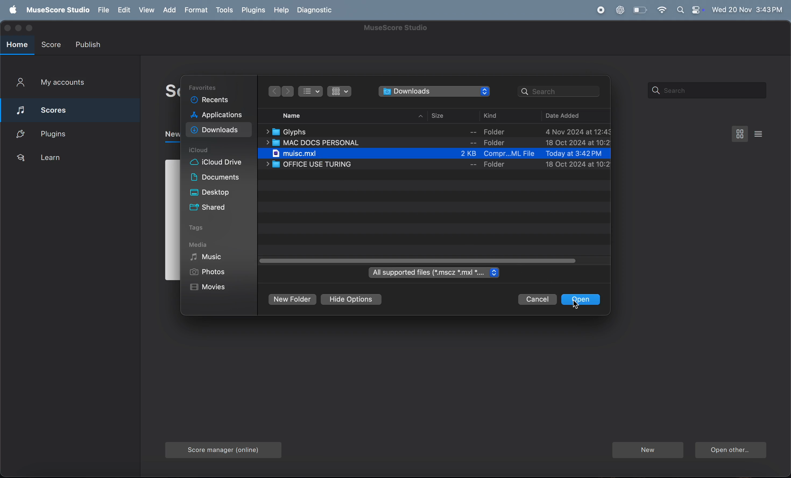 This screenshot has height=478, width=791. I want to click on apple widgets, so click(689, 10).